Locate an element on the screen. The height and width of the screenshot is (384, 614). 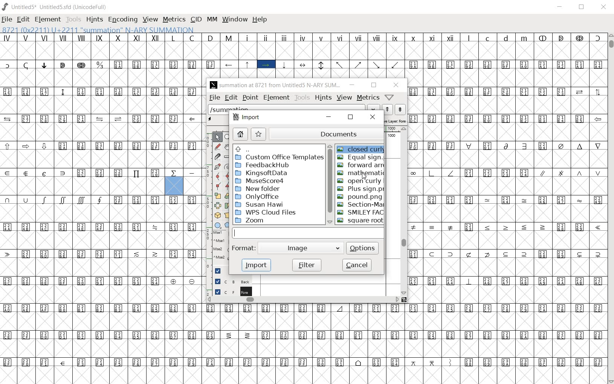
show the previous word on the list is located at coordinates (400, 109).